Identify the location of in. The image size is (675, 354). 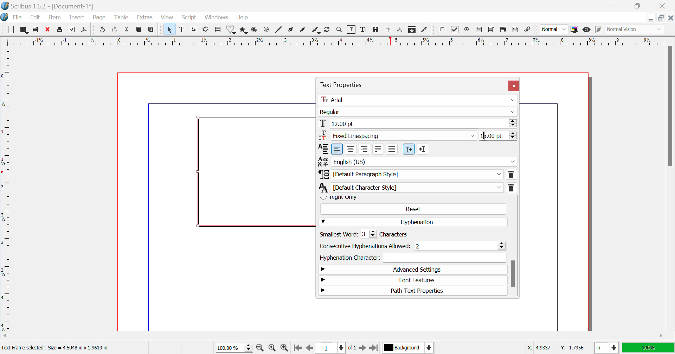
(606, 348).